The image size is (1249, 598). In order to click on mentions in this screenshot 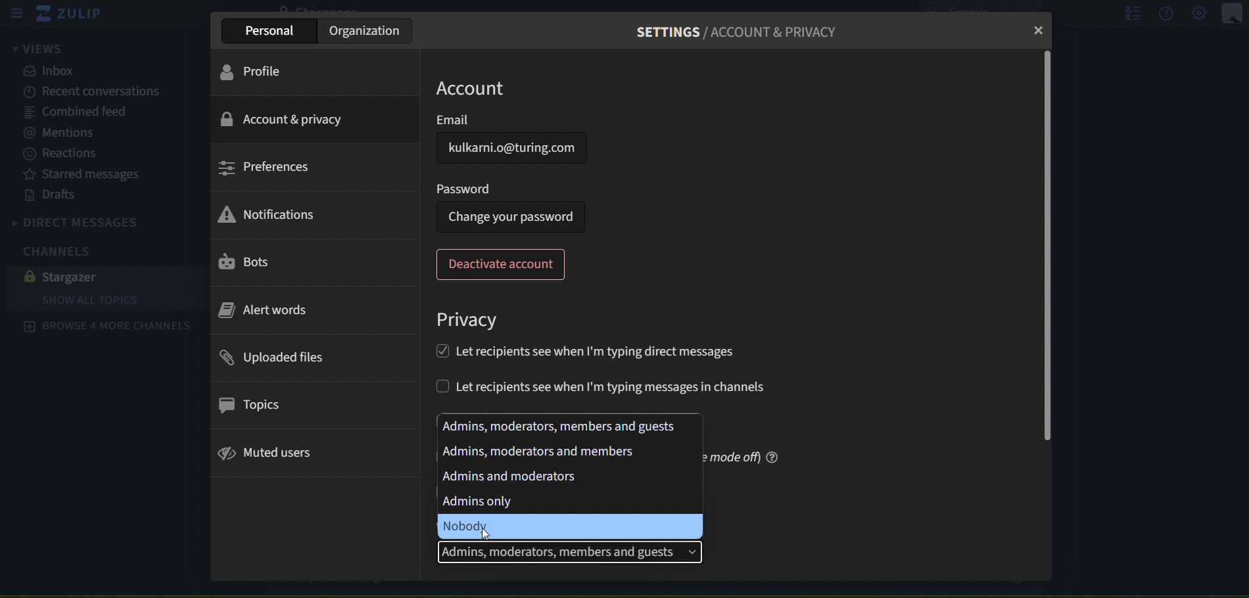, I will do `click(65, 134)`.